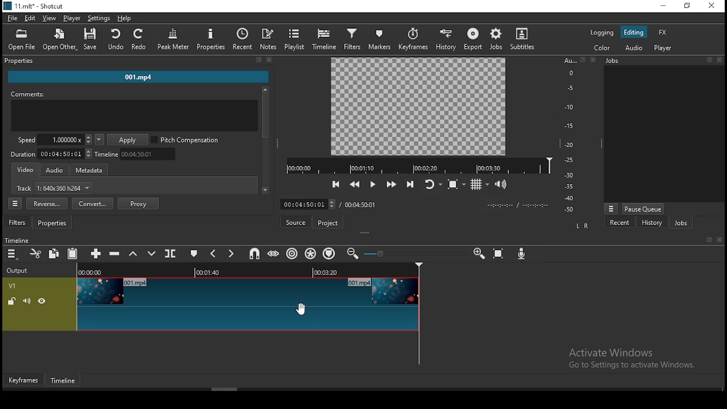  What do you see at coordinates (312, 253) in the screenshot?
I see `ripple all tracks` at bounding box center [312, 253].